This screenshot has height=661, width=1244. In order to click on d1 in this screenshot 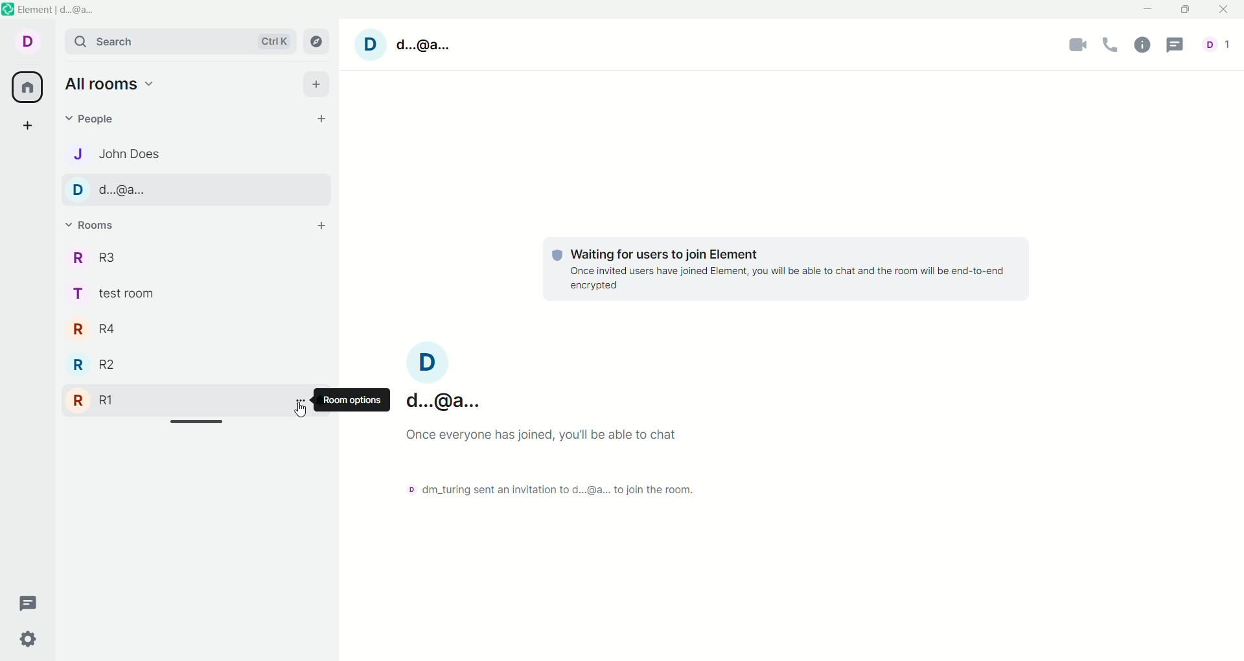, I will do `click(1217, 48)`.